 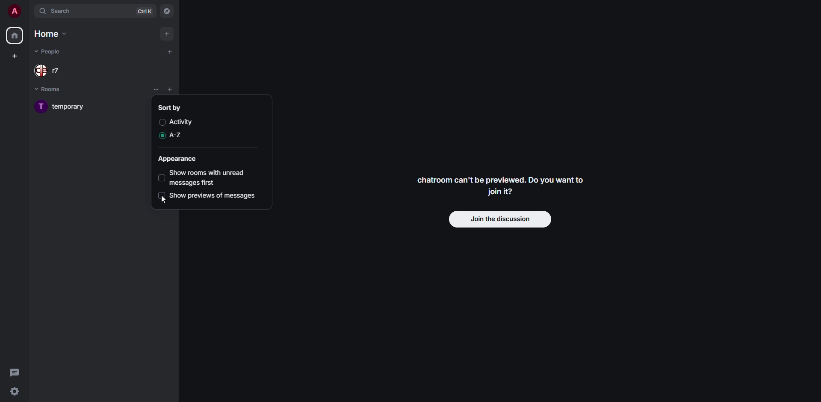 I want to click on cursor, so click(x=161, y=201).